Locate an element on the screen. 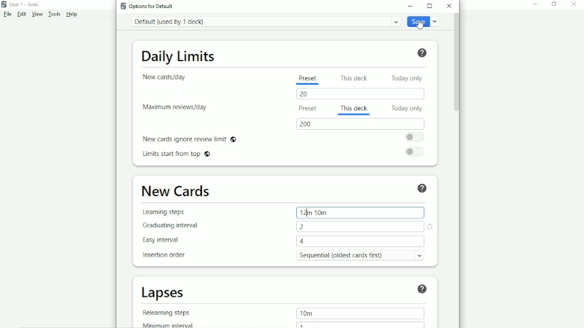 The height and width of the screenshot is (328, 584). Help is located at coordinates (72, 14).